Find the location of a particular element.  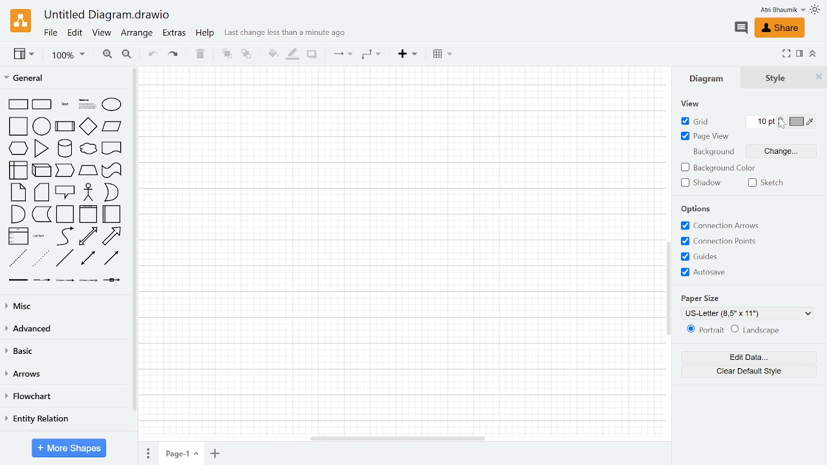

Fullsreen is located at coordinates (786, 54).